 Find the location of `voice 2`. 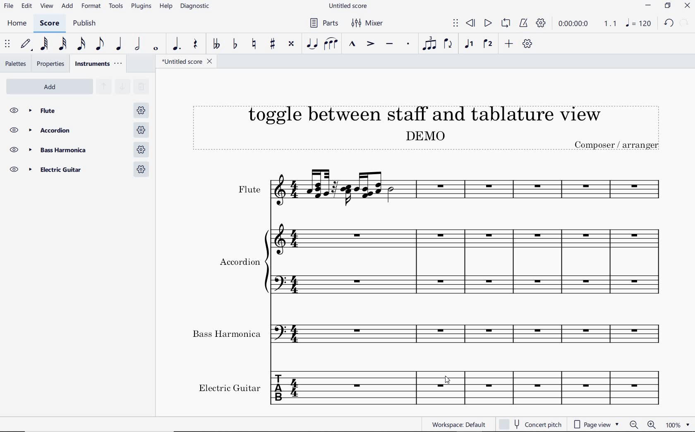

voice 2 is located at coordinates (489, 44).